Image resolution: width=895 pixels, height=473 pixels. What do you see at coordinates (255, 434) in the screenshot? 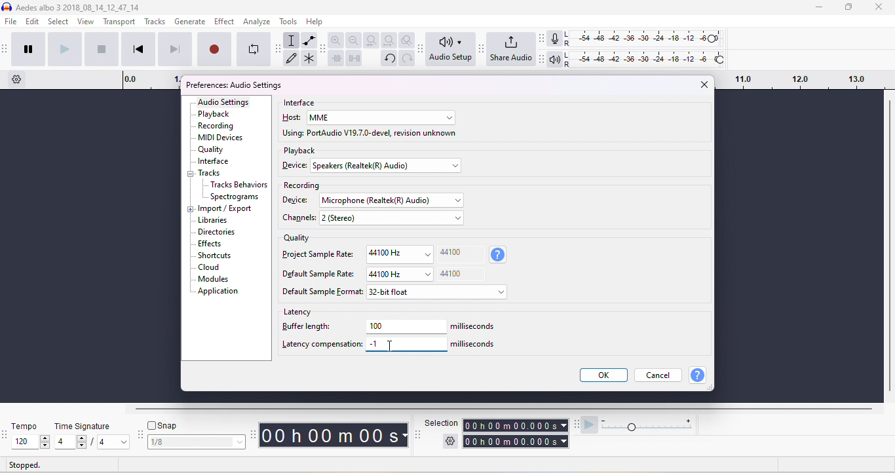
I see `audacity time tool bar` at bounding box center [255, 434].